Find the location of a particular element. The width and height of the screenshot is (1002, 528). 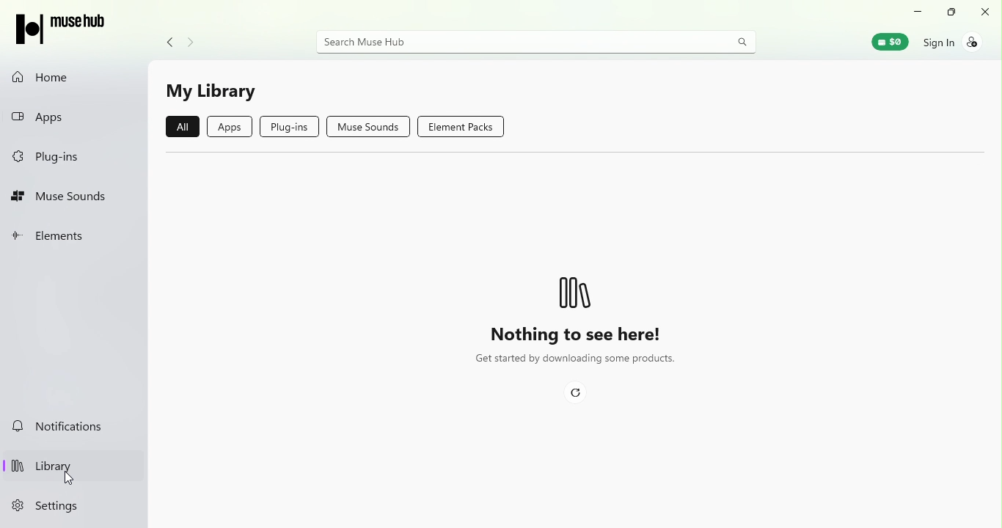

Notifications is located at coordinates (73, 427).